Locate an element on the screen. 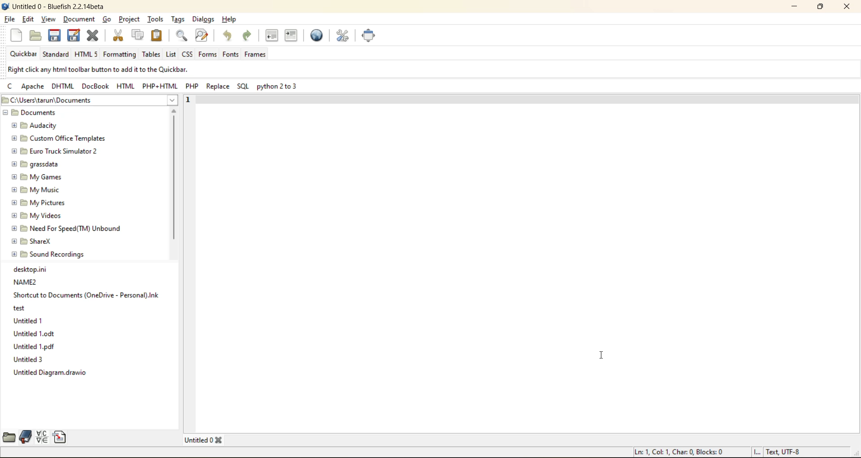 The height and width of the screenshot is (458, 861). file location is located at coordinates (89, 101).